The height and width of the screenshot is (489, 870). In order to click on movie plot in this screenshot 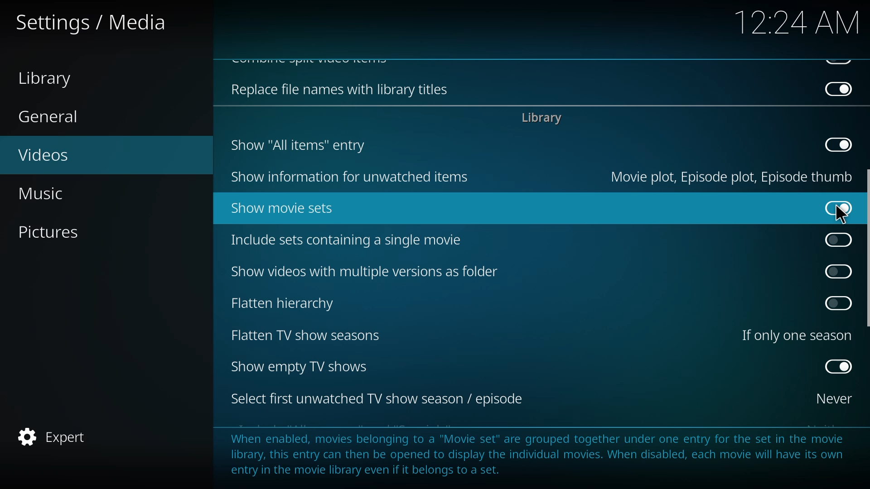, I will do `click(727, 176)`.